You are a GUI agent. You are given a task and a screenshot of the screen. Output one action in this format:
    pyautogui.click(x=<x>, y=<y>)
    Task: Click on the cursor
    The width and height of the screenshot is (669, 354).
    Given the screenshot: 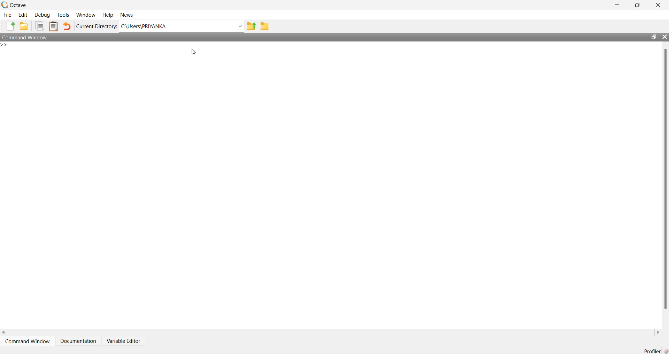 What is the action you would take?
    pyautogui.click(x=194, y=51)
    